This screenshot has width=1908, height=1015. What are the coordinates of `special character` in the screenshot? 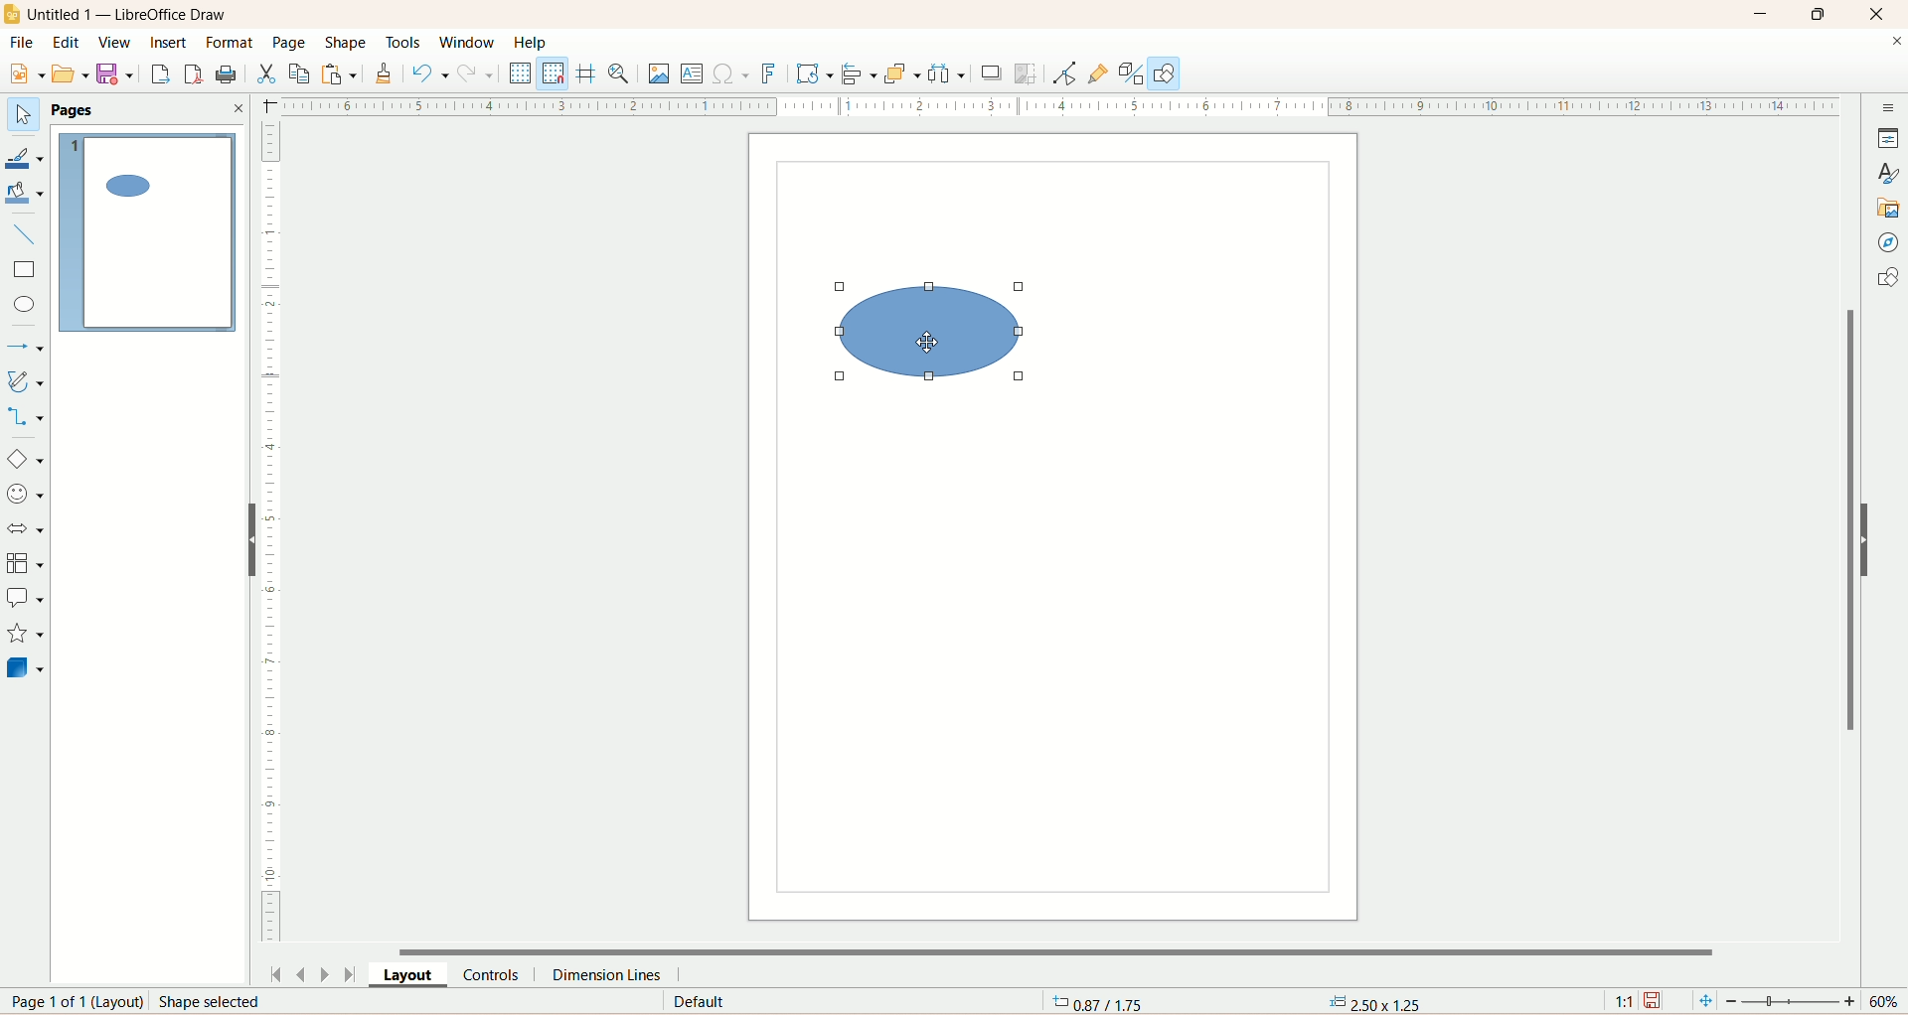 It's located at (729, 74).